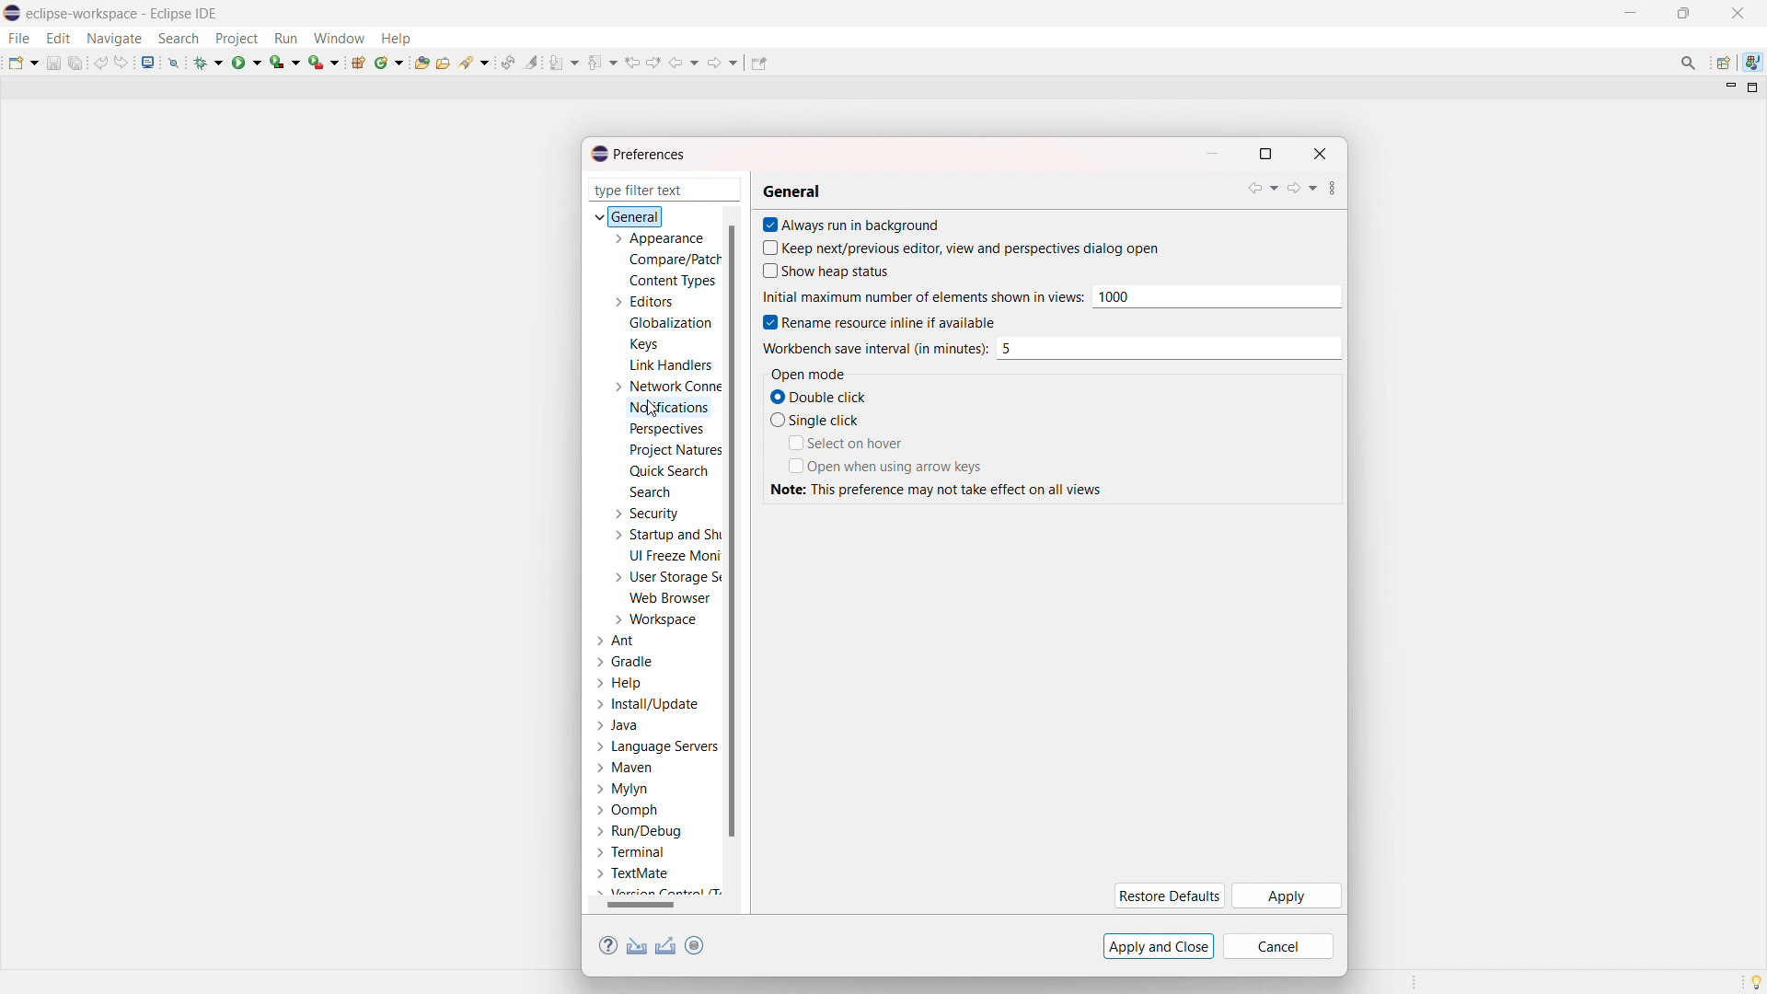 Image resolution: width=1767 pixels, height=994 pixels. What do you see at coordinates (694, 945) in the screenshot?
I see `toggle oomph preference recorder` at bounding box center [694, 945].